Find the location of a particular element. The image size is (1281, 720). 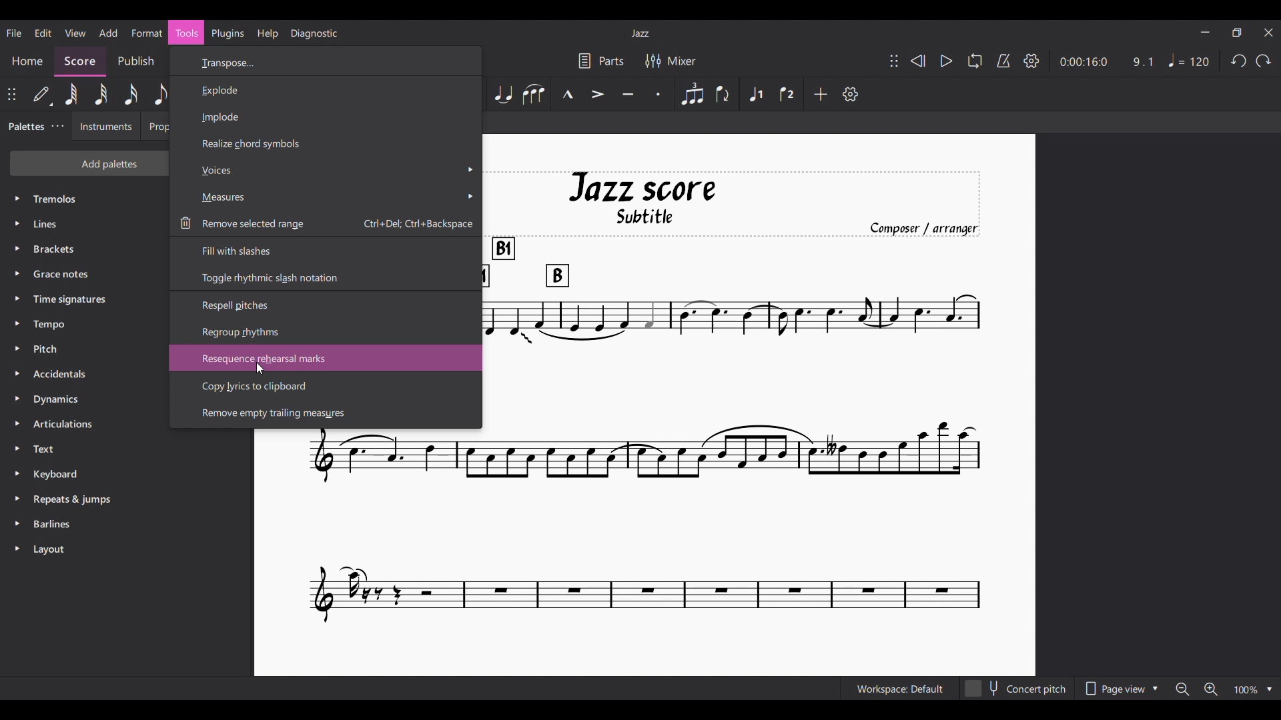

Publish section is located at coordinates (135, 61).